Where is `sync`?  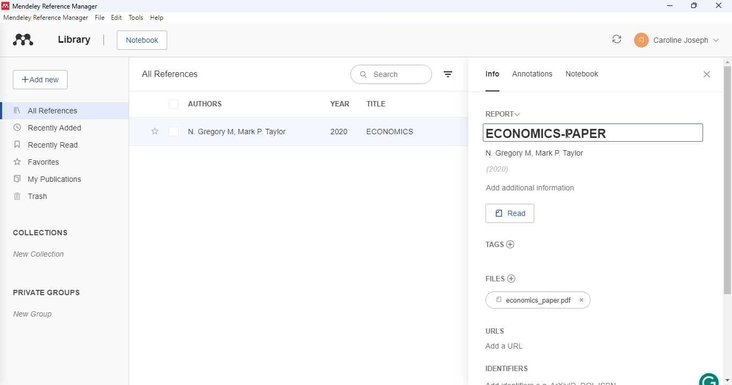 sync is located at coordinates (617, 40).